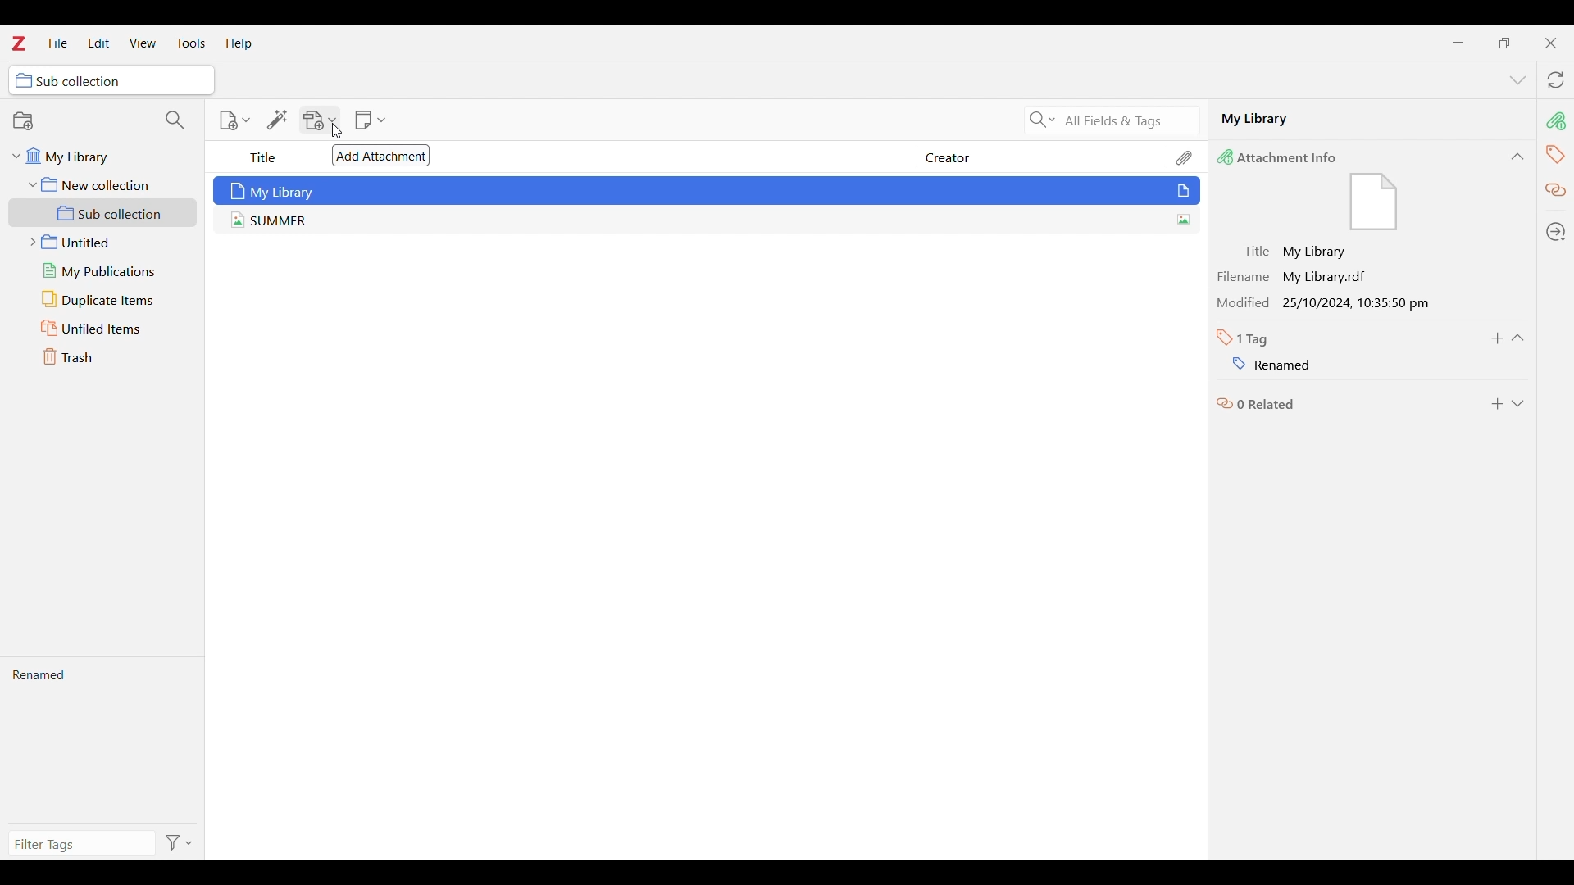 This screenshot has width=1574, height=885. Describe the element at coordinates (58, 42) in the screenshot. I see `File menu` at that location.